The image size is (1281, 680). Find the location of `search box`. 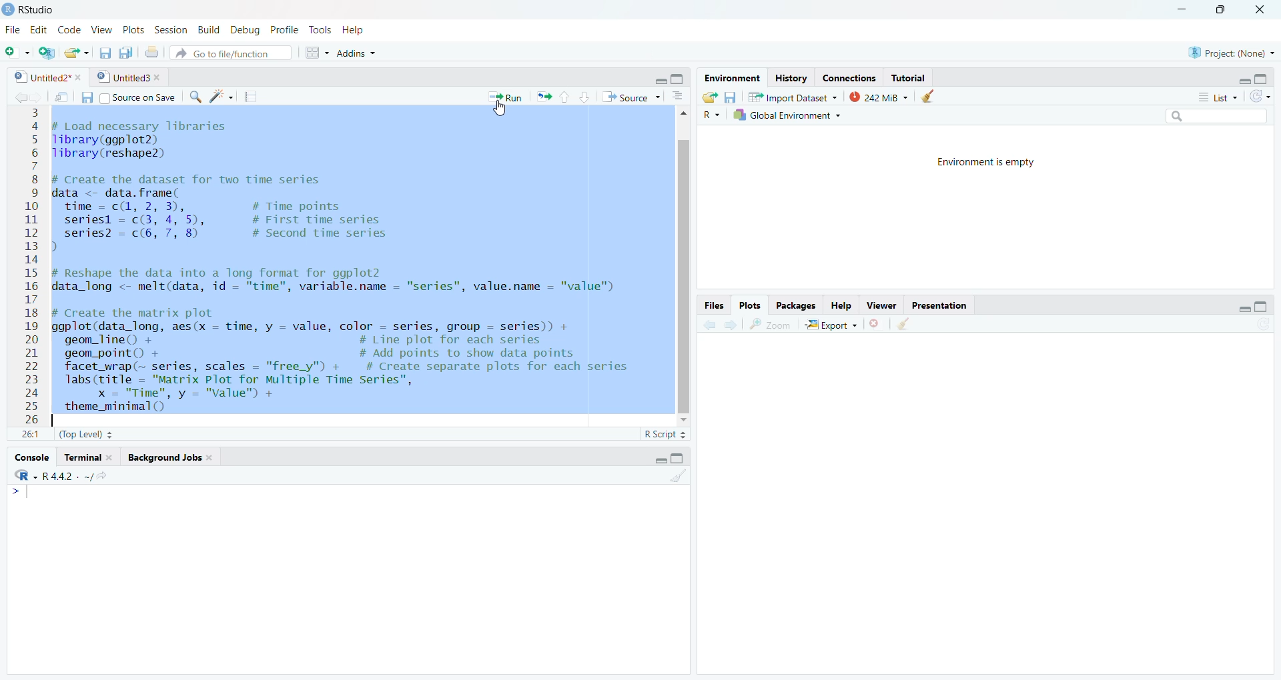

search box is located at coordinates (1215, 115).